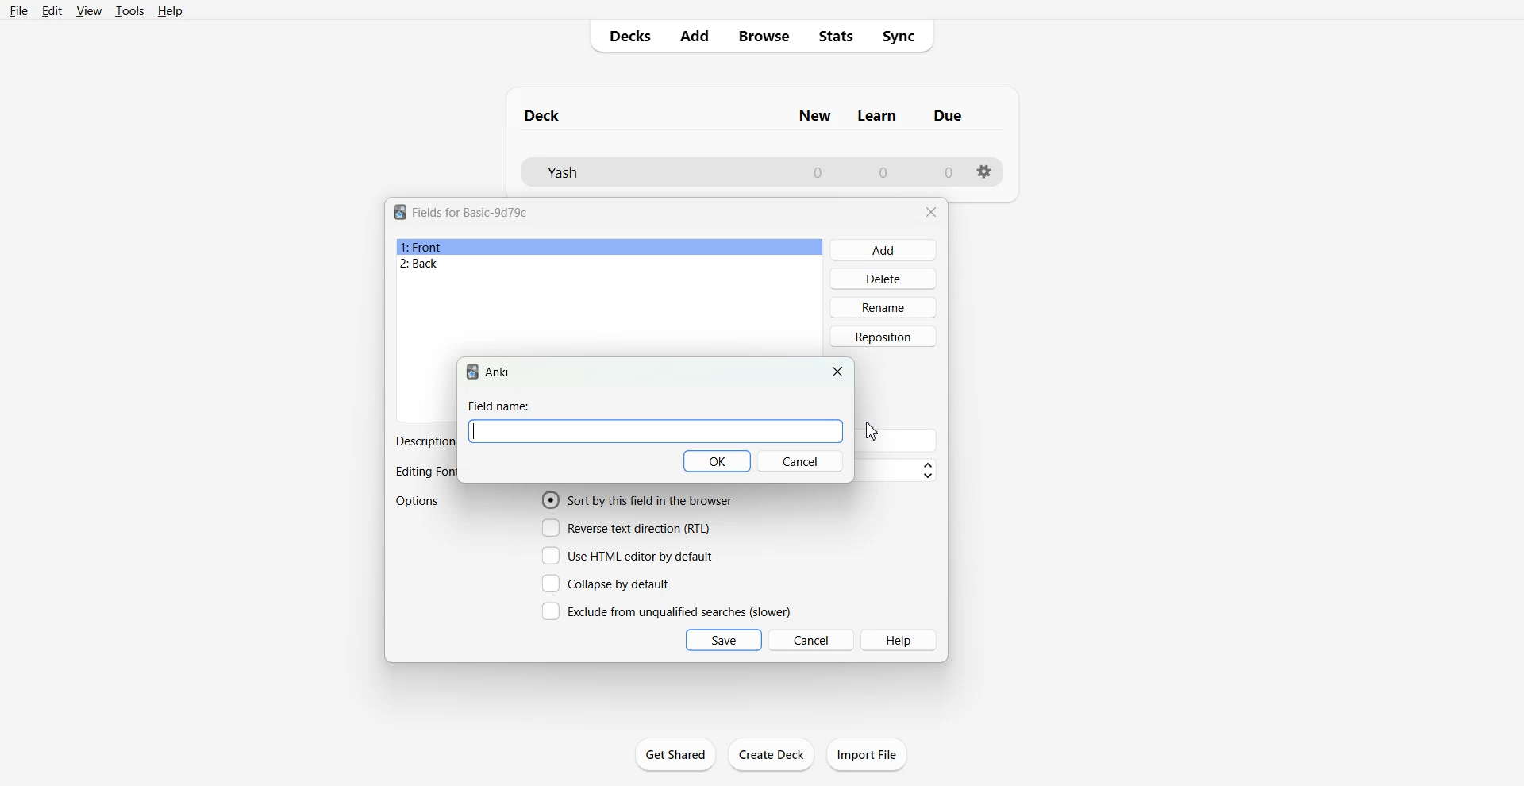 The width and height of the screenshot is (1524, 786). I want to click on Close, so click(931, 212).